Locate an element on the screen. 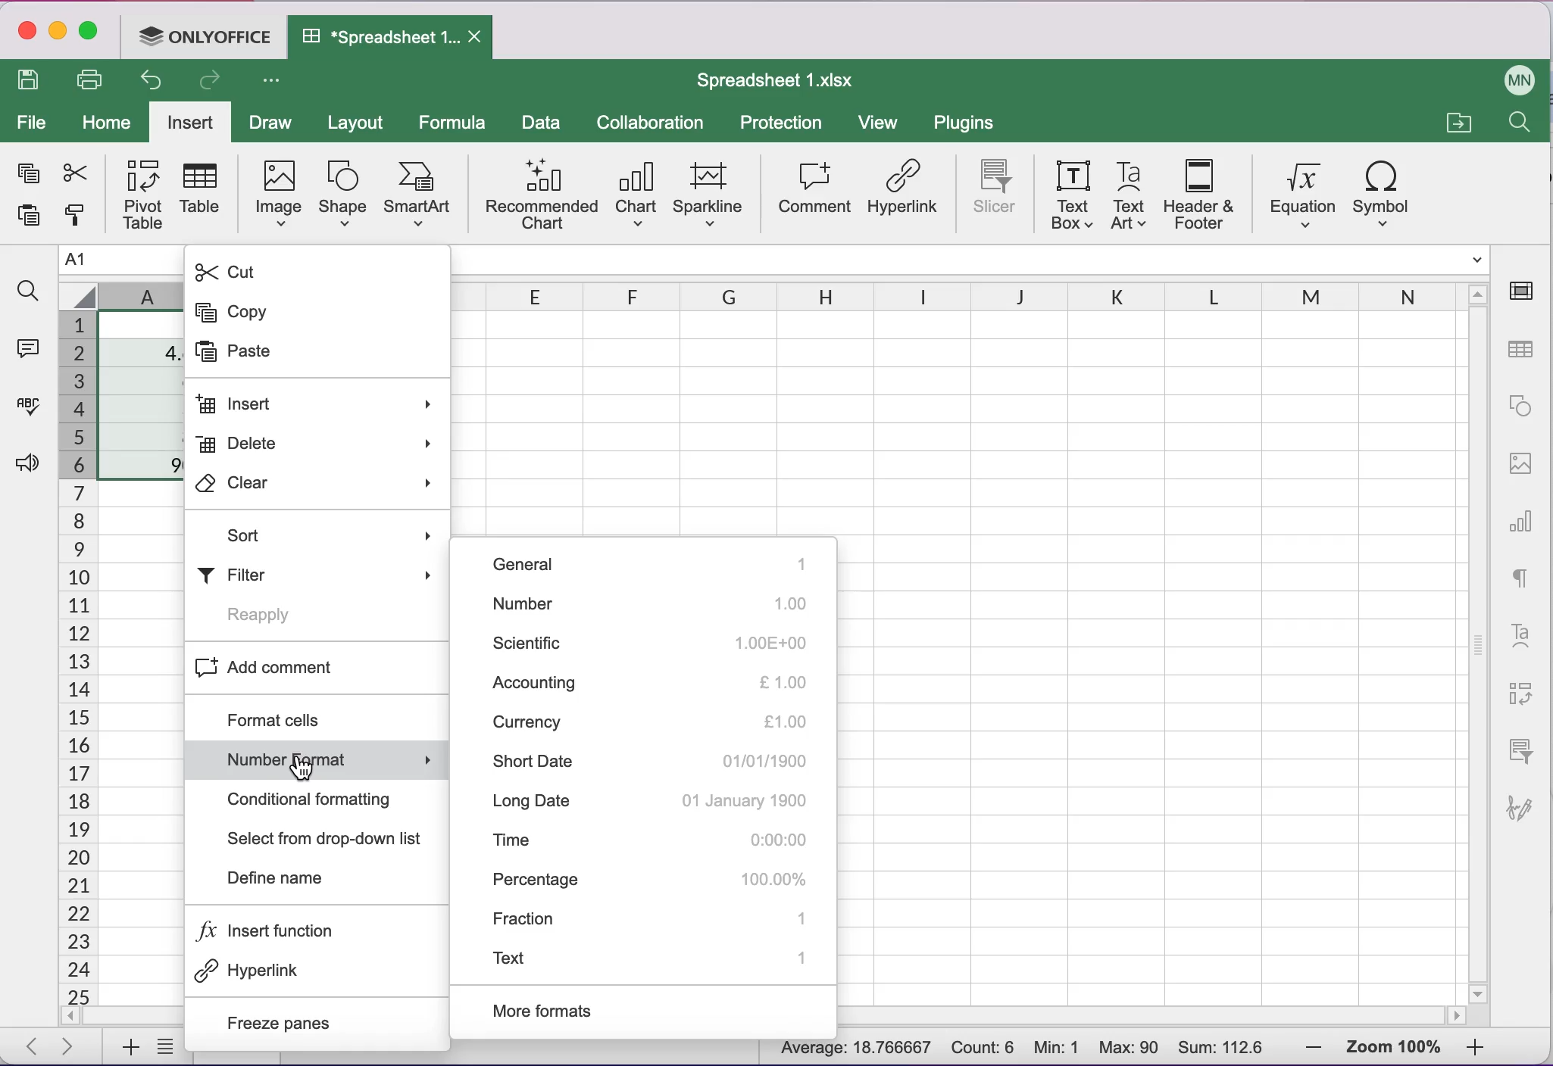  more formats is located at coordinates (576, 1011).